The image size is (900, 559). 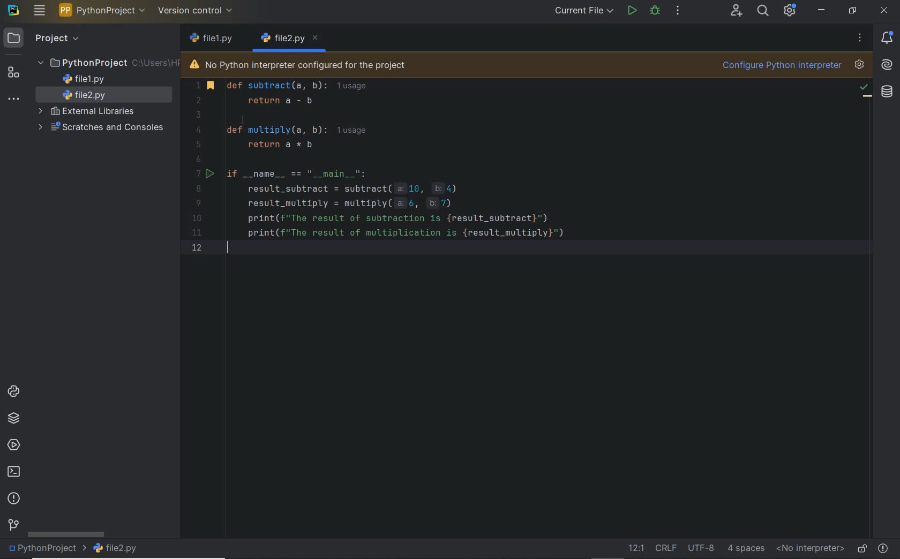 What do you see at coordinates (791, 12) in the screenshot?
I see `ide and project settings` at bounding box center [791, 12].